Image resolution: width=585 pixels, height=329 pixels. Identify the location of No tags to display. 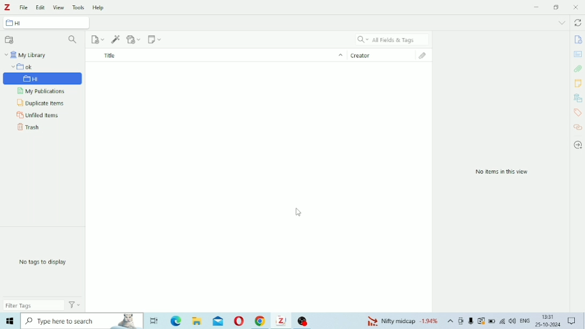
(44, 262).